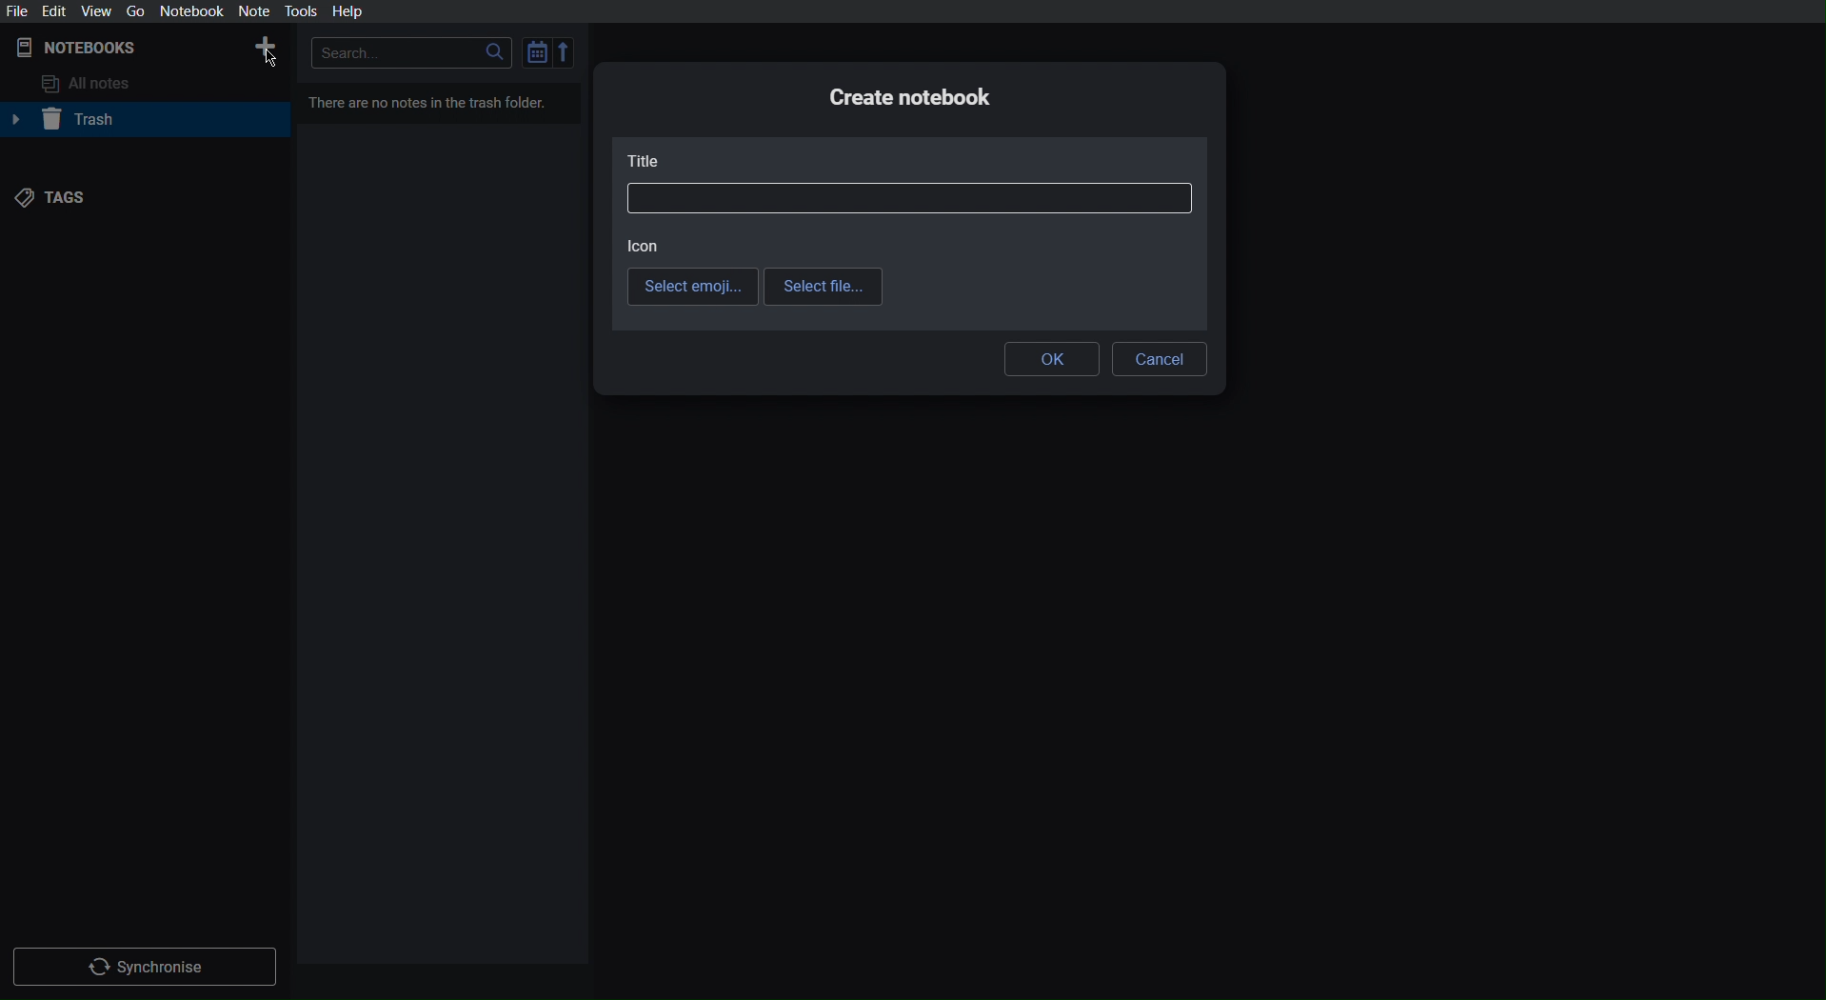  Describe the element at coordinates (255, 10) in the screenshot. I see `Not` at that location.